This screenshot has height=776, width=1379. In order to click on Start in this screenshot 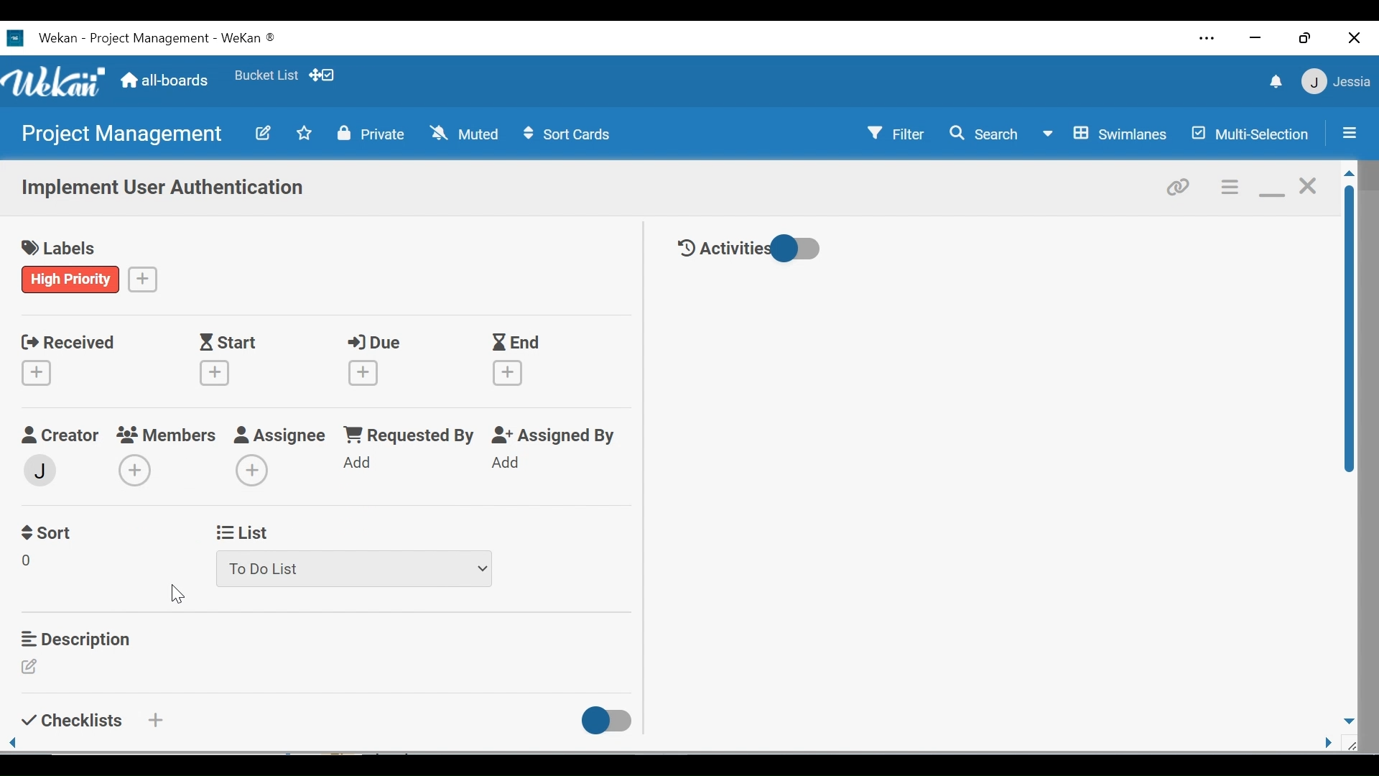, I will do `click(219, 361)`.